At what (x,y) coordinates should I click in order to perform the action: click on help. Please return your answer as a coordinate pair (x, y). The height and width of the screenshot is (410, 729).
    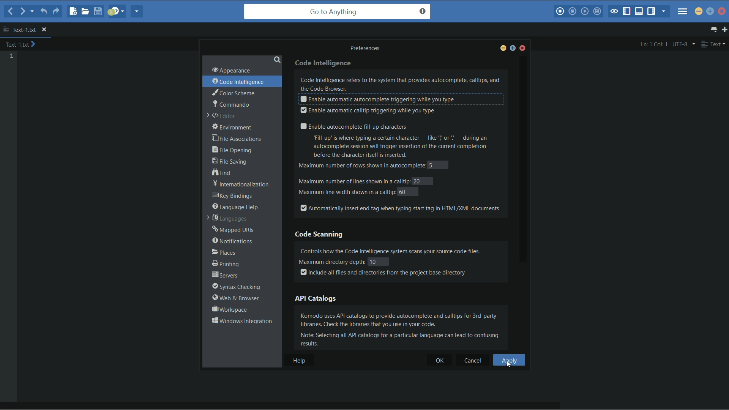
    Looking at the image, I should click on (300, 361).